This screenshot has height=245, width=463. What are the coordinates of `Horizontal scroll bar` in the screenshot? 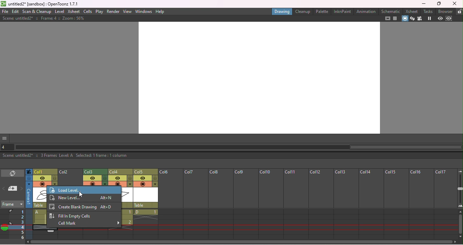 It's located at (239, 147).